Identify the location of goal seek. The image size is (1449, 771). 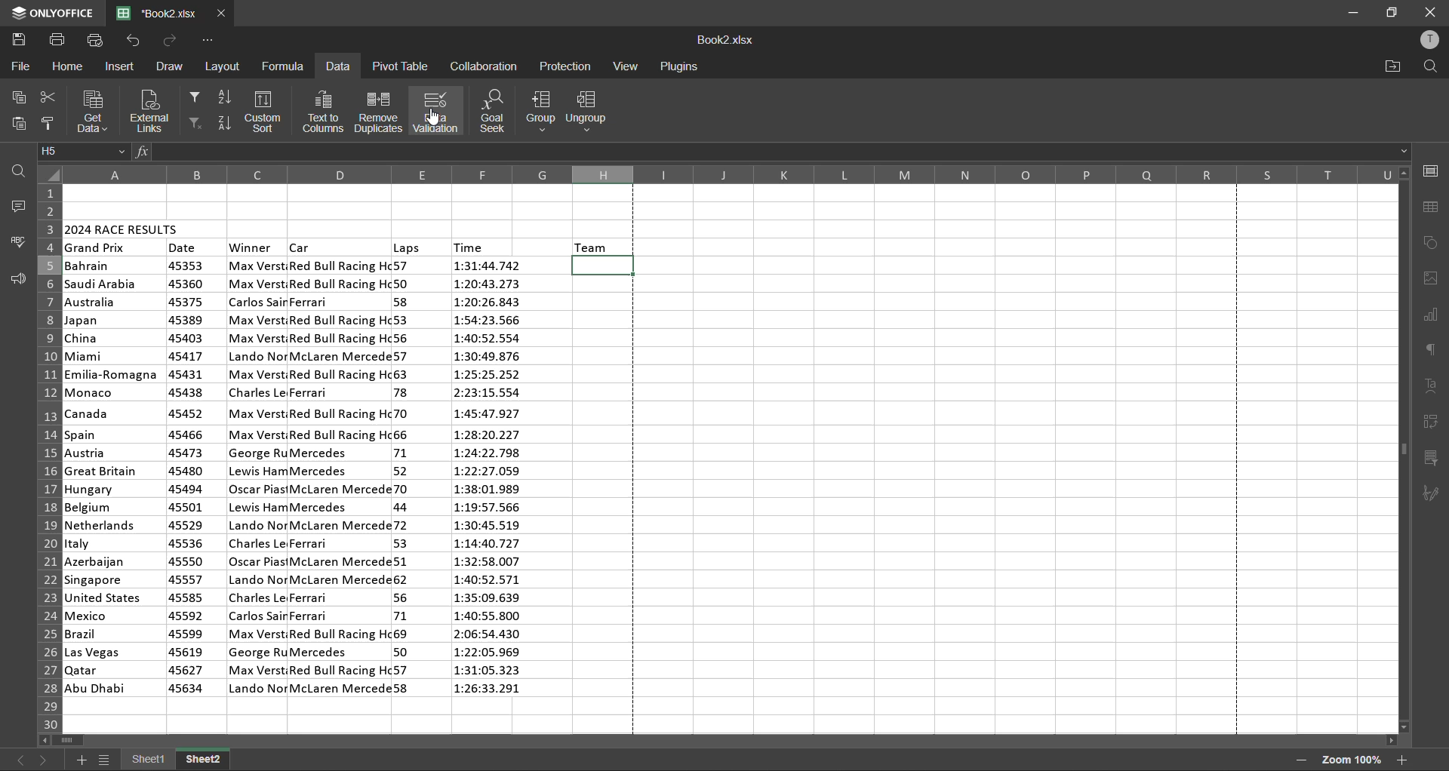
(497, 112).